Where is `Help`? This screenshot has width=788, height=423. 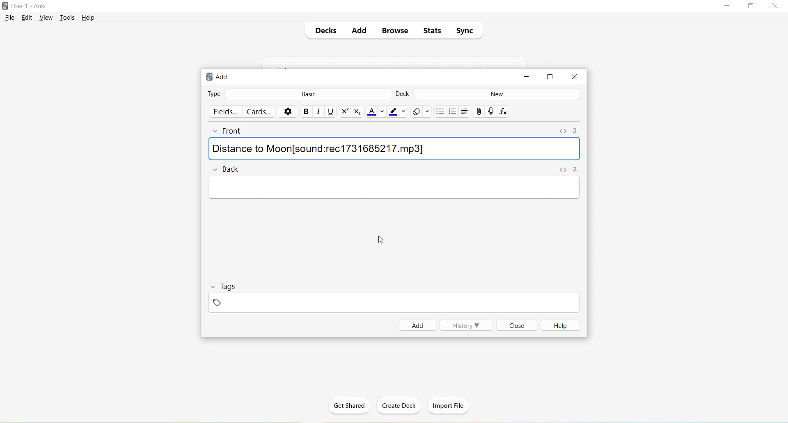
Help is located at coordinates (558, 325).